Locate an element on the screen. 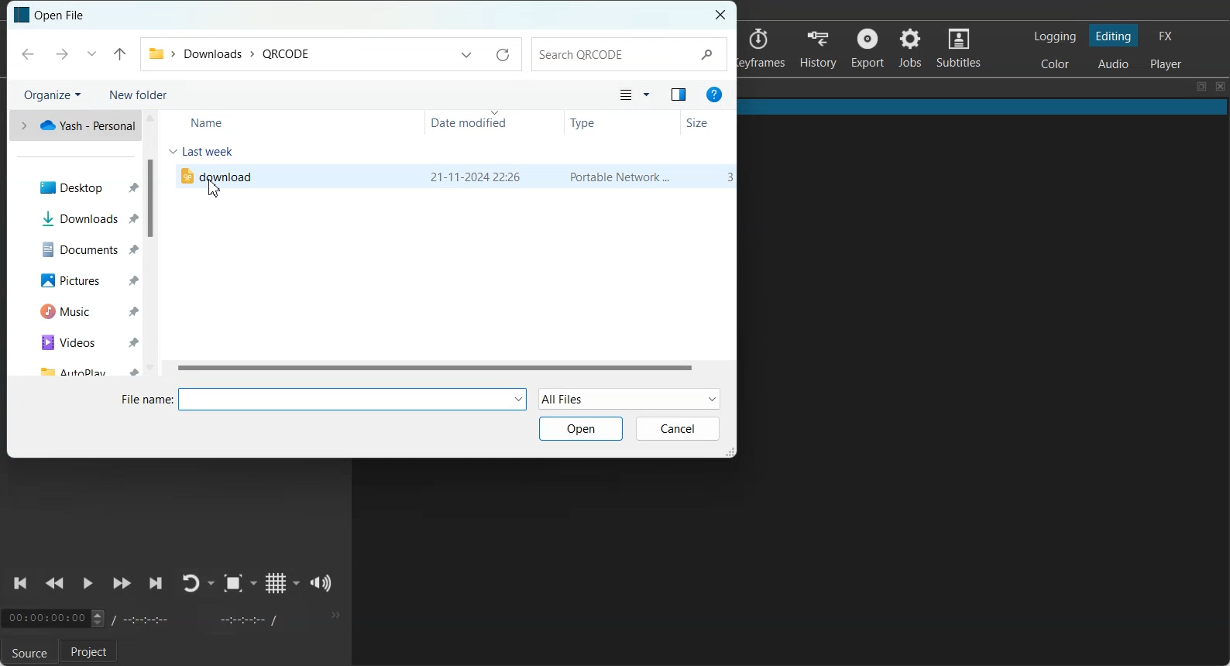  Play Quickly Backward is located at coordinates (55, 584).